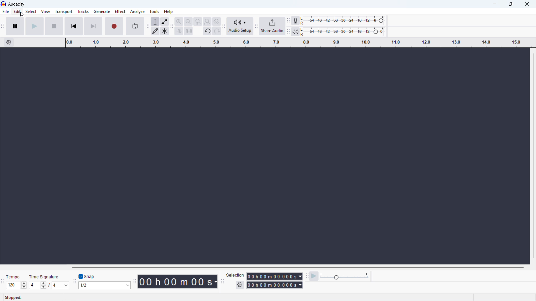 The height and width of the screenshot is (301, 536). Describe the element at coordinates (188, 21) in the screenshot. I see `zoom out` at that location.